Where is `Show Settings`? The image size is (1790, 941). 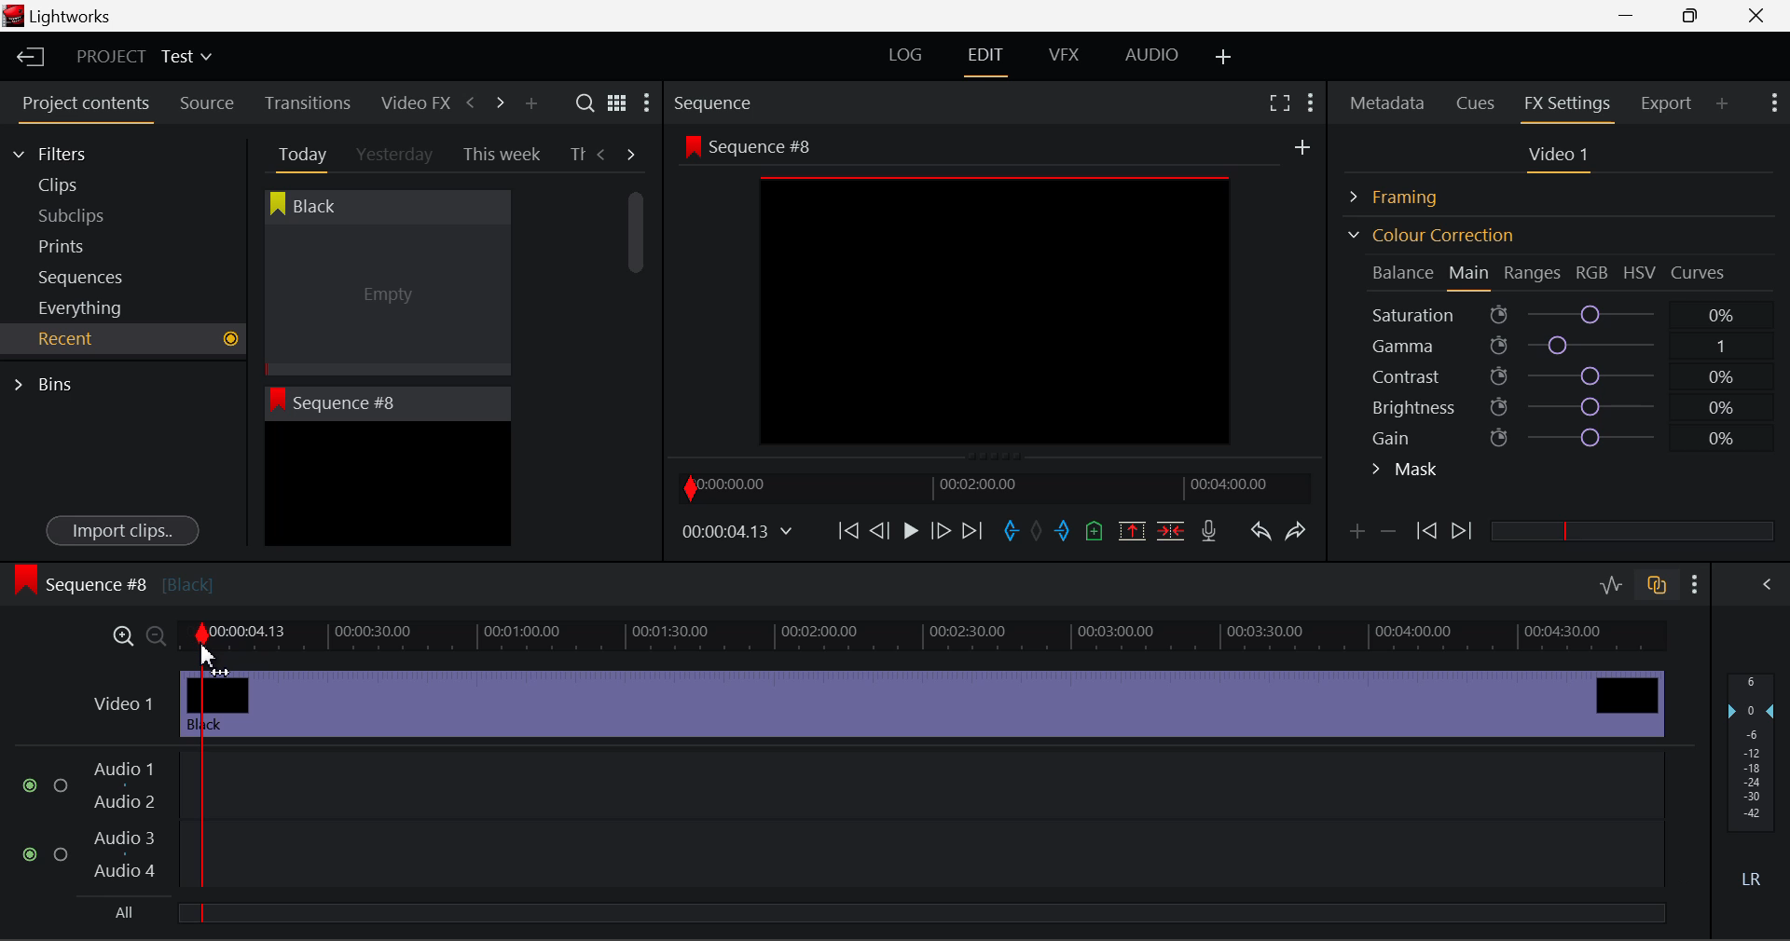 Show Settings is located at coordinates (645, 107).